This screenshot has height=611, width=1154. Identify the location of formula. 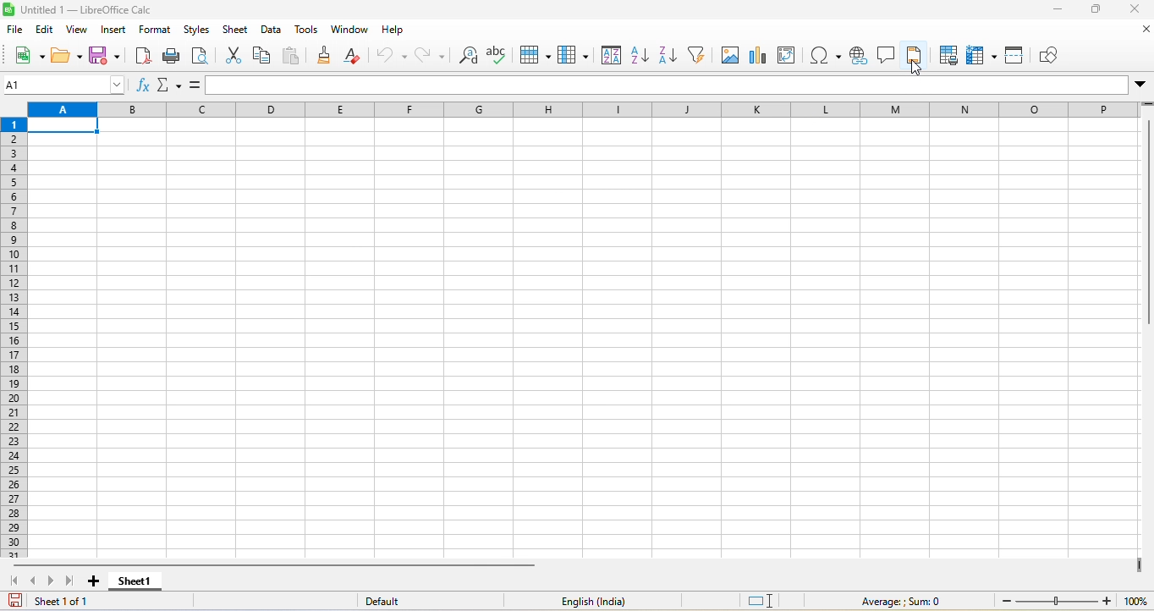
(195, 84).